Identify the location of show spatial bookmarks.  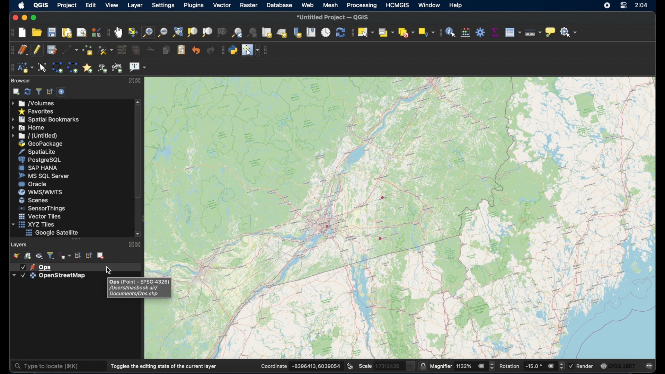
(312, 33).